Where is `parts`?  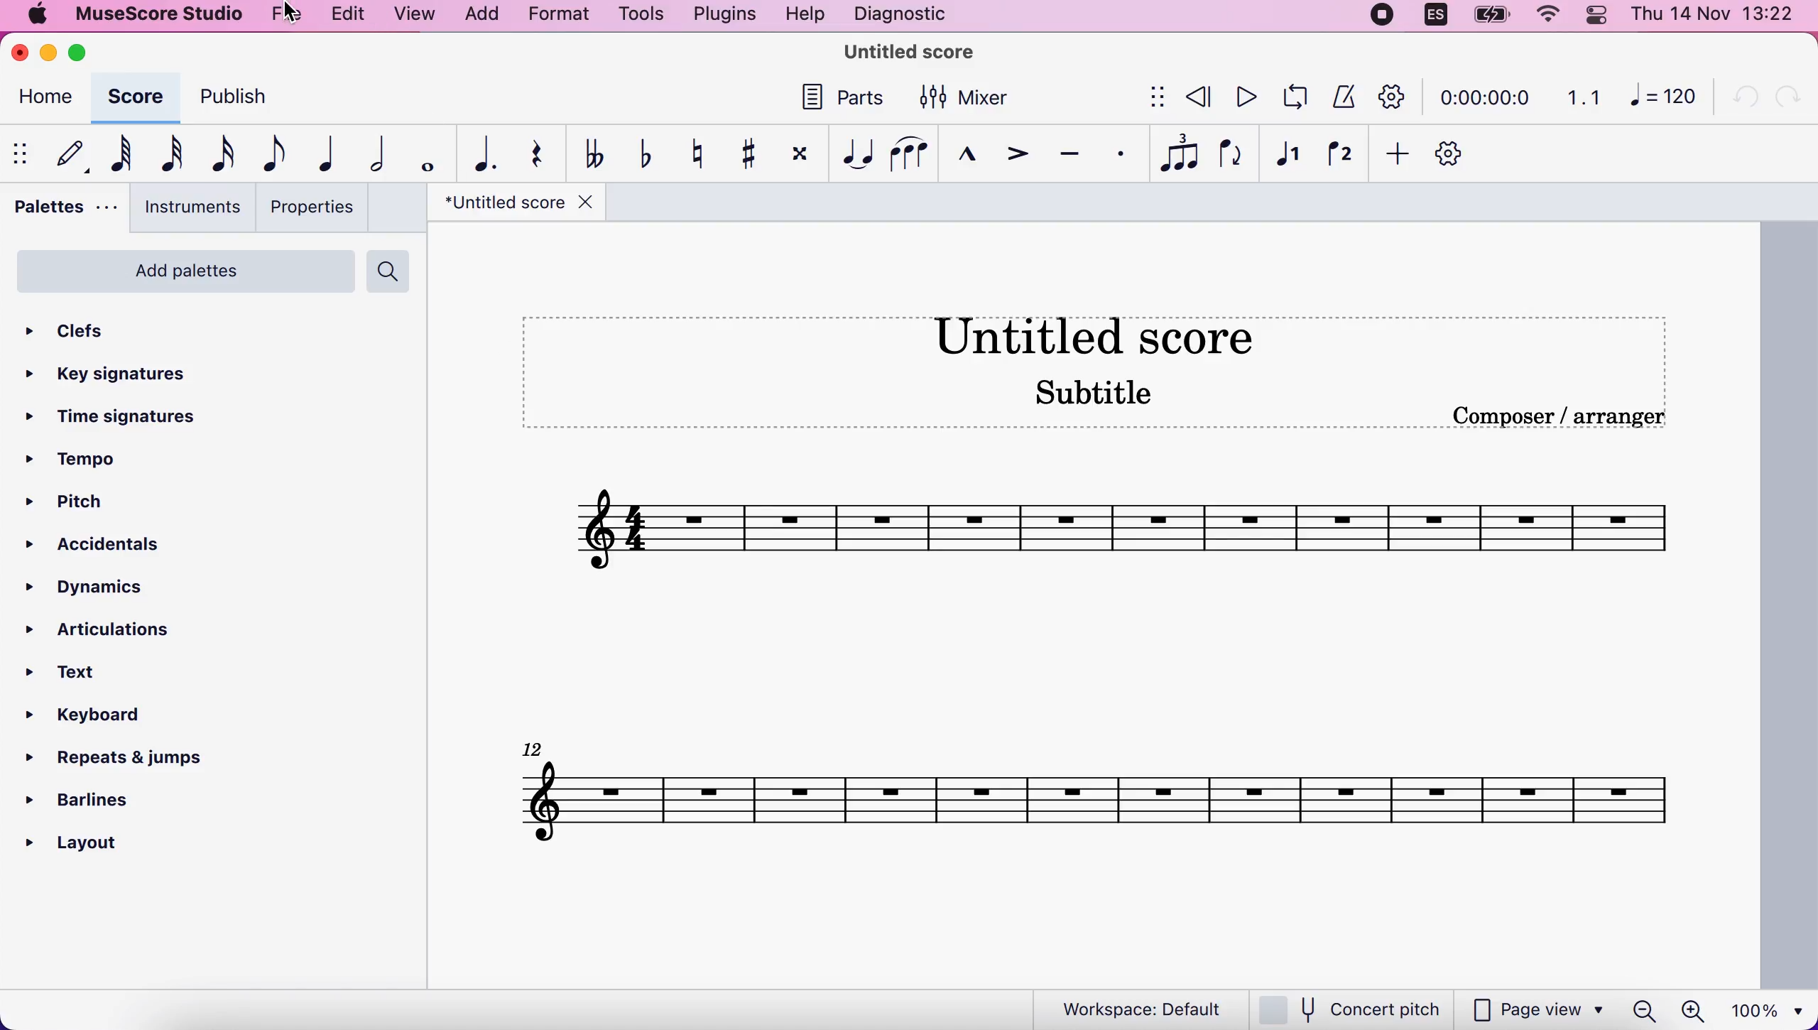 parts is located at coordinates (845, 101).